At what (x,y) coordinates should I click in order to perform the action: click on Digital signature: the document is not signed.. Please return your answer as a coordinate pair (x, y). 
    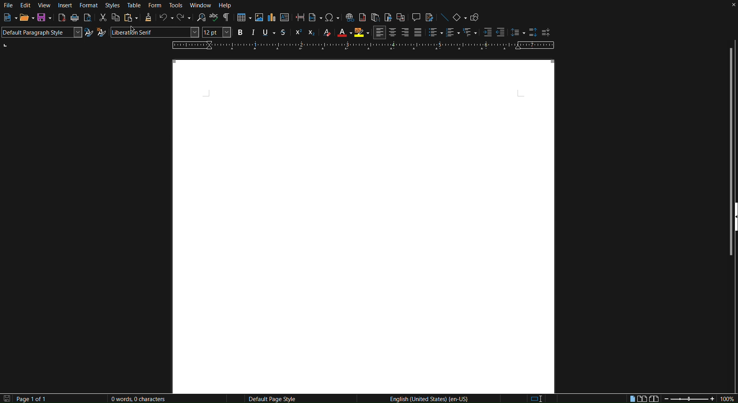
    Looking at the image, I should click on (565, 399).